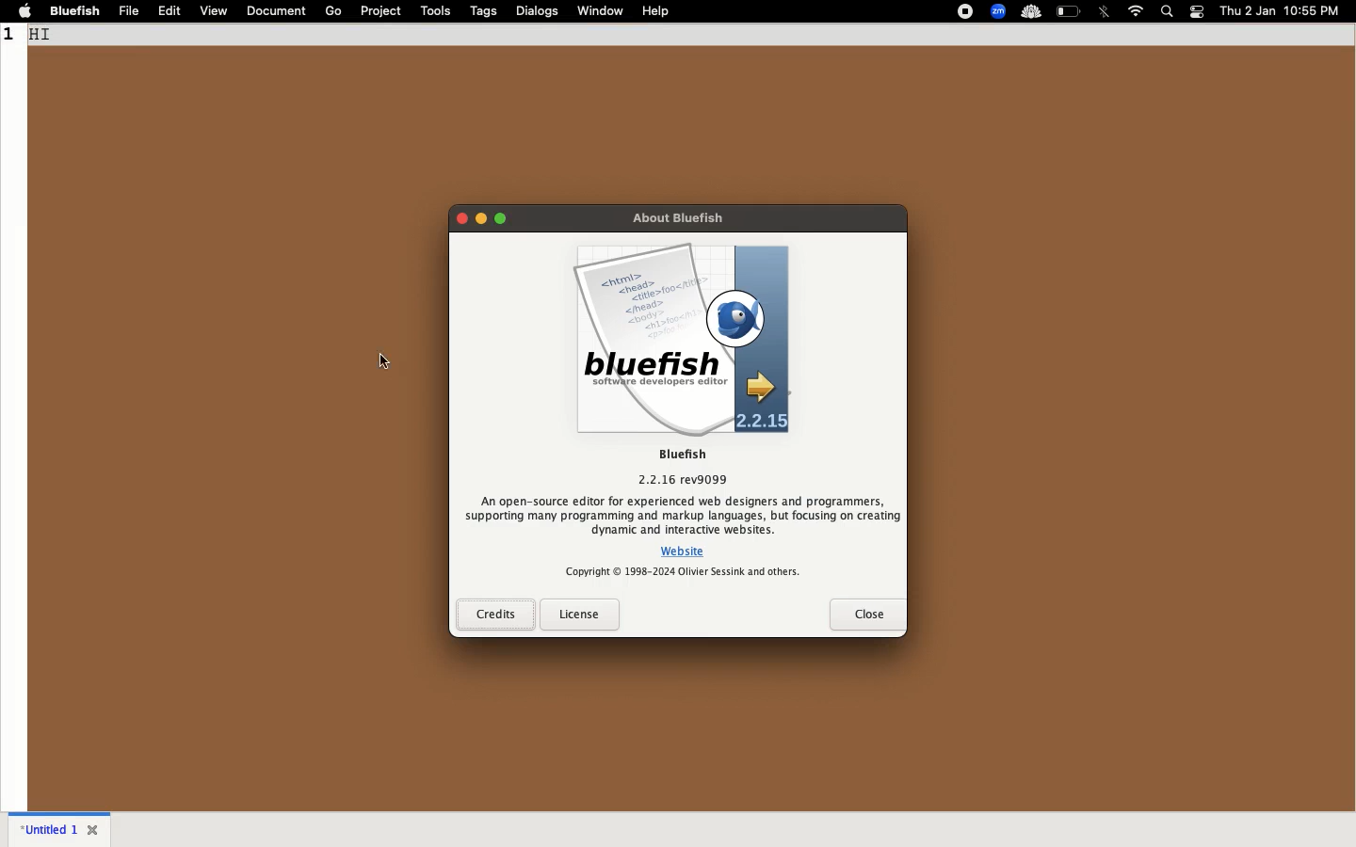 The width and height of the screenshot is (1356, 847). What do you see at coordinates (25, 10) in the screenshot?
I see `apple` at bounding box center [25, 10].